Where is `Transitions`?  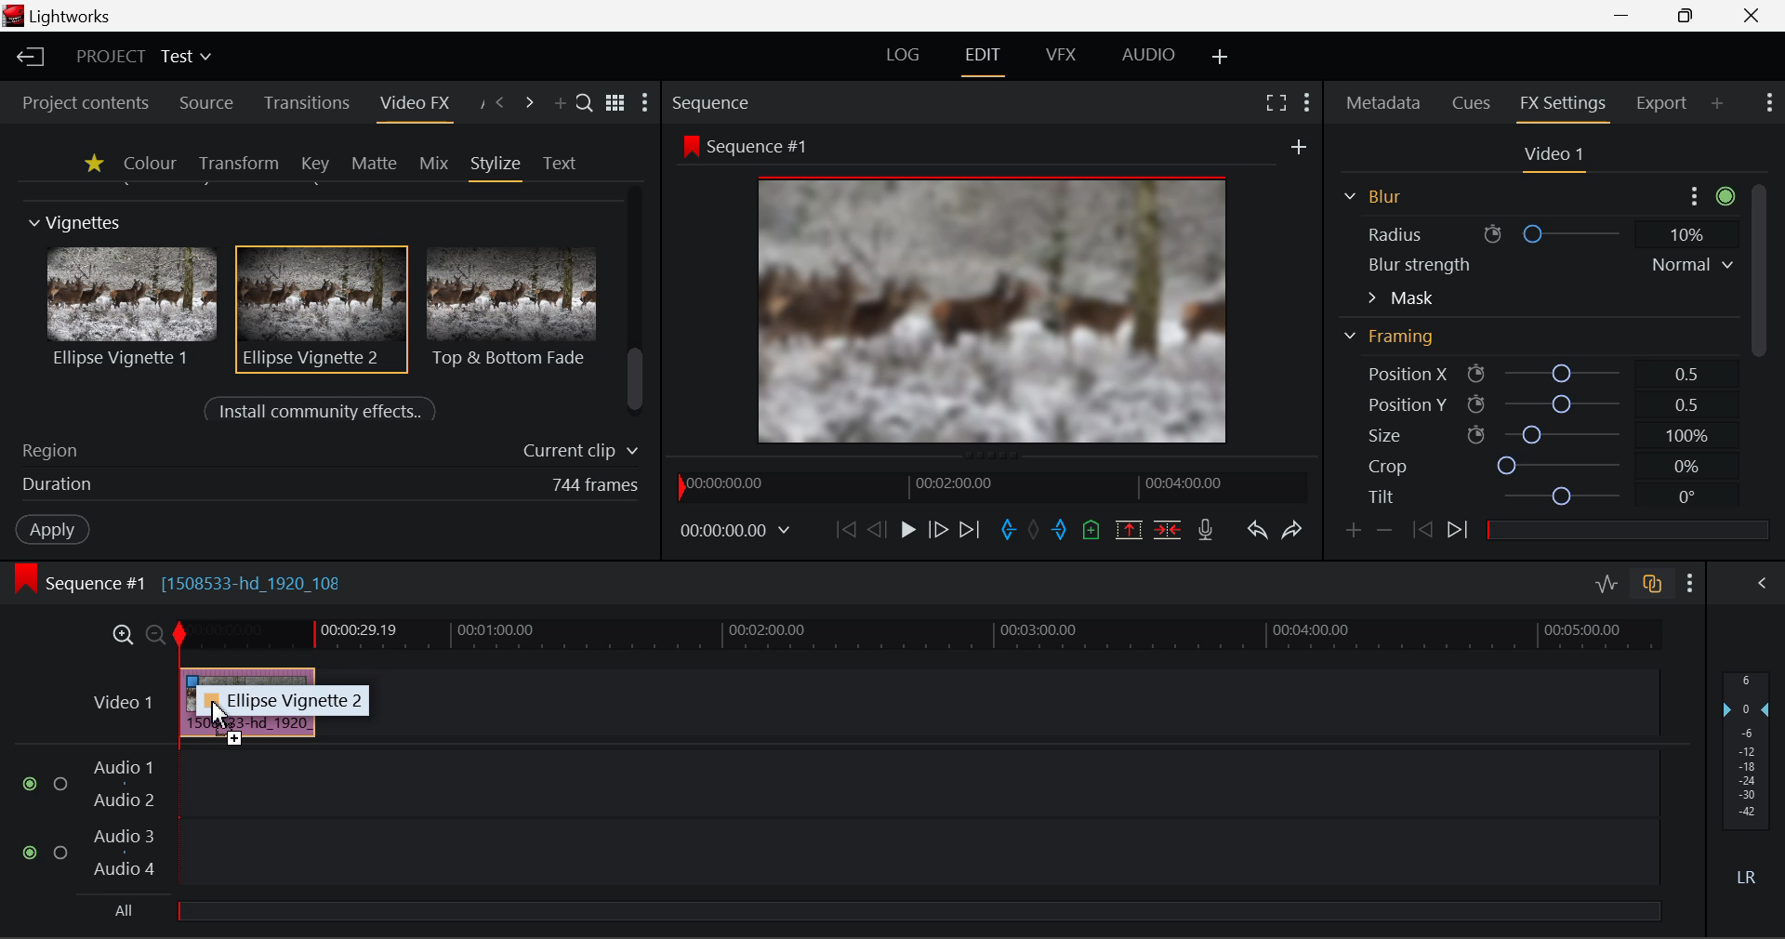
Transitions is located at coordinates (305, 104).